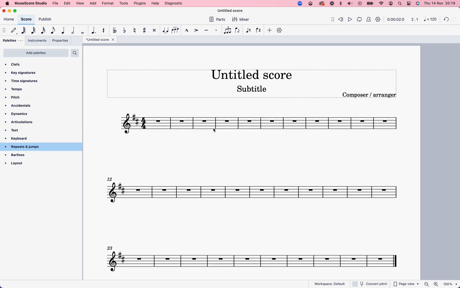  I want to click on score, so click(254, 189).